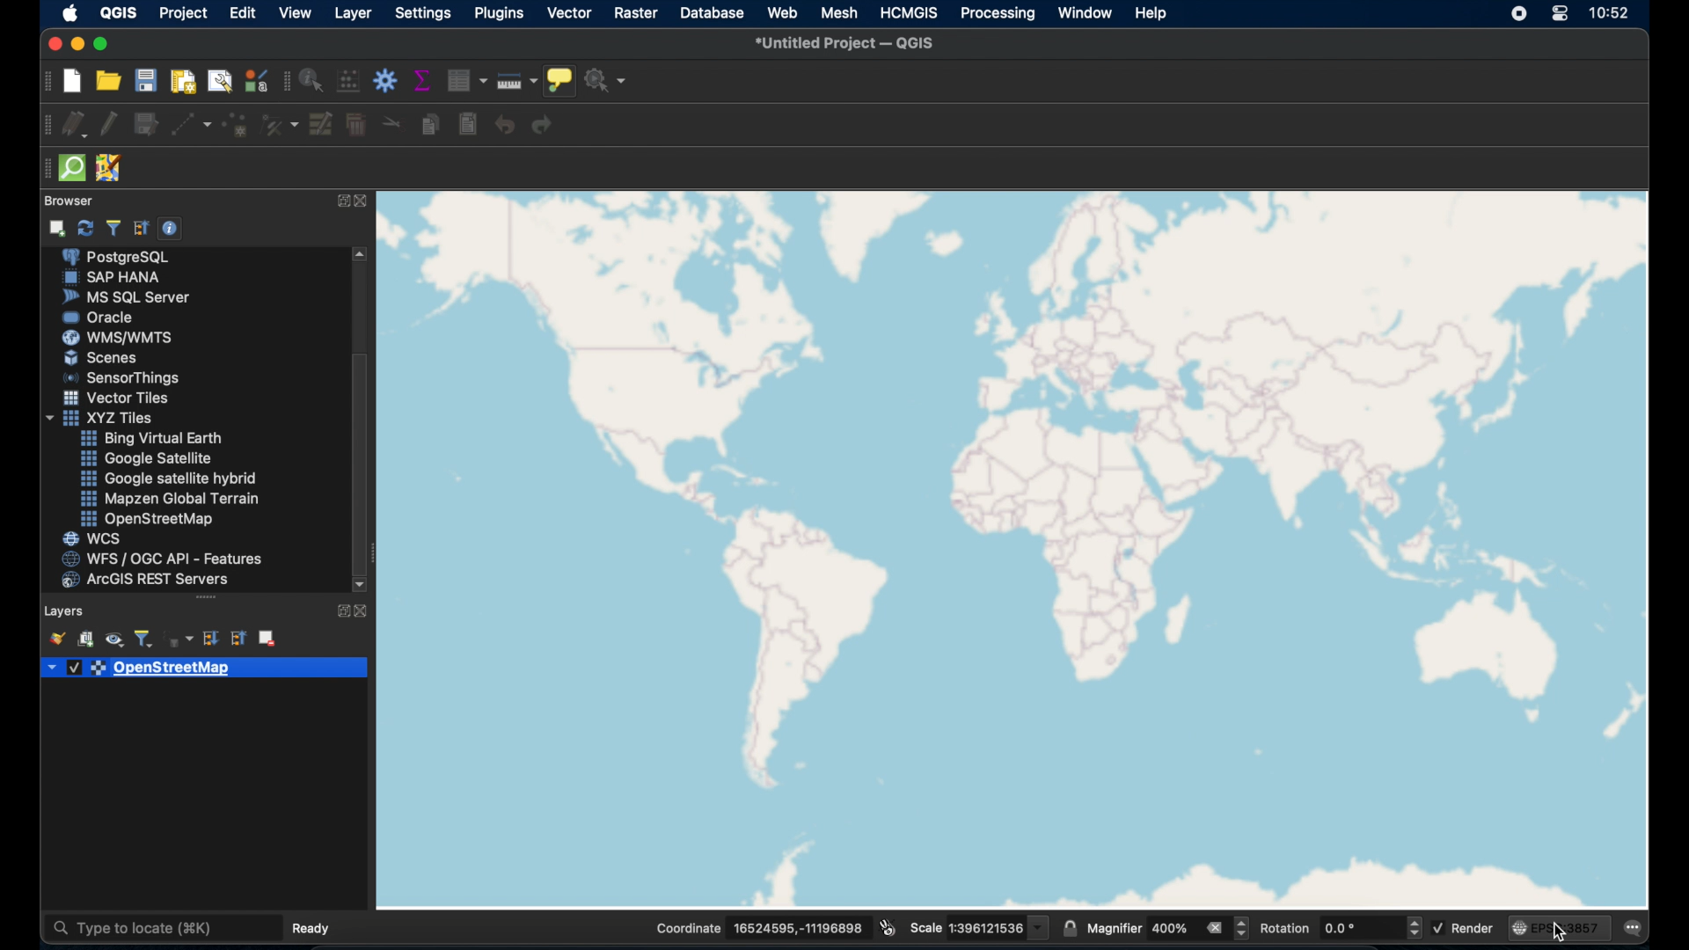 The width and height of the screenshot is (1689, 950). Describe the element at coordinates (362, 585) in the screenshot. I see `scroll down arrow` at that location.